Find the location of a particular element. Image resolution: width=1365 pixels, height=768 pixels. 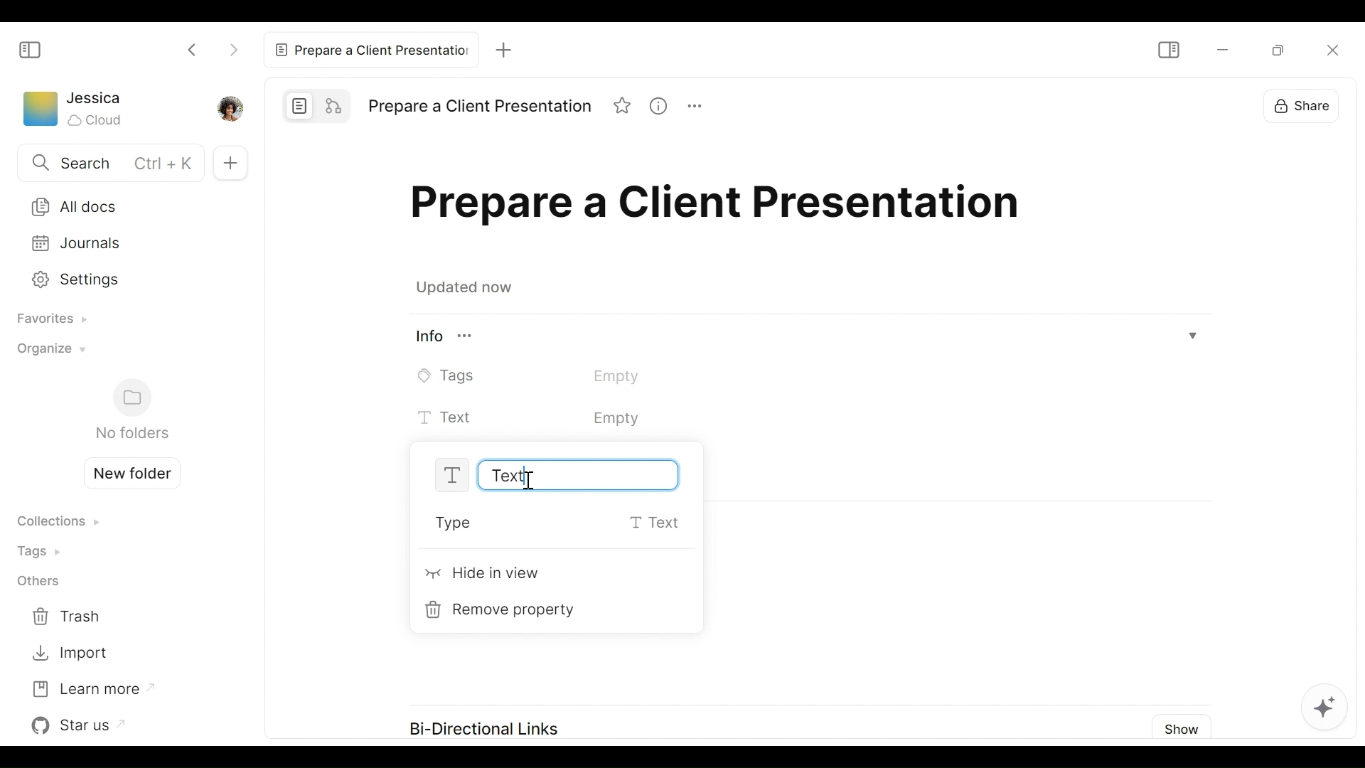

Learn more is located at coordinates (92, 688).